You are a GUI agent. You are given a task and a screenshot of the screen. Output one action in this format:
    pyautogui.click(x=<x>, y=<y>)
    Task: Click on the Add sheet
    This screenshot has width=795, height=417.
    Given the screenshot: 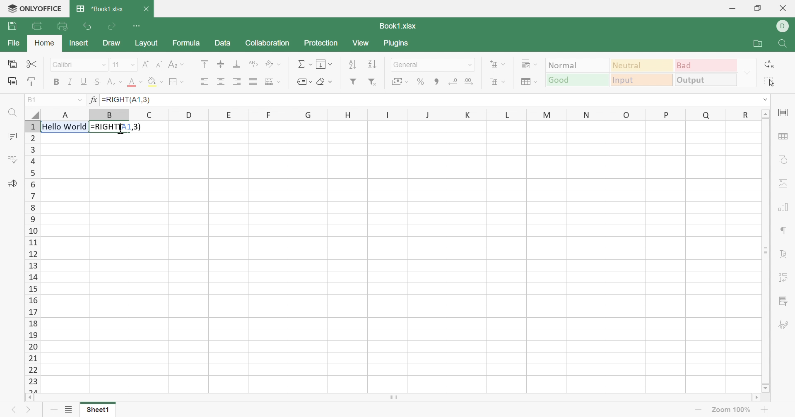 What is the action you would take?
    pyautogui.click(x=52, y=410)
    